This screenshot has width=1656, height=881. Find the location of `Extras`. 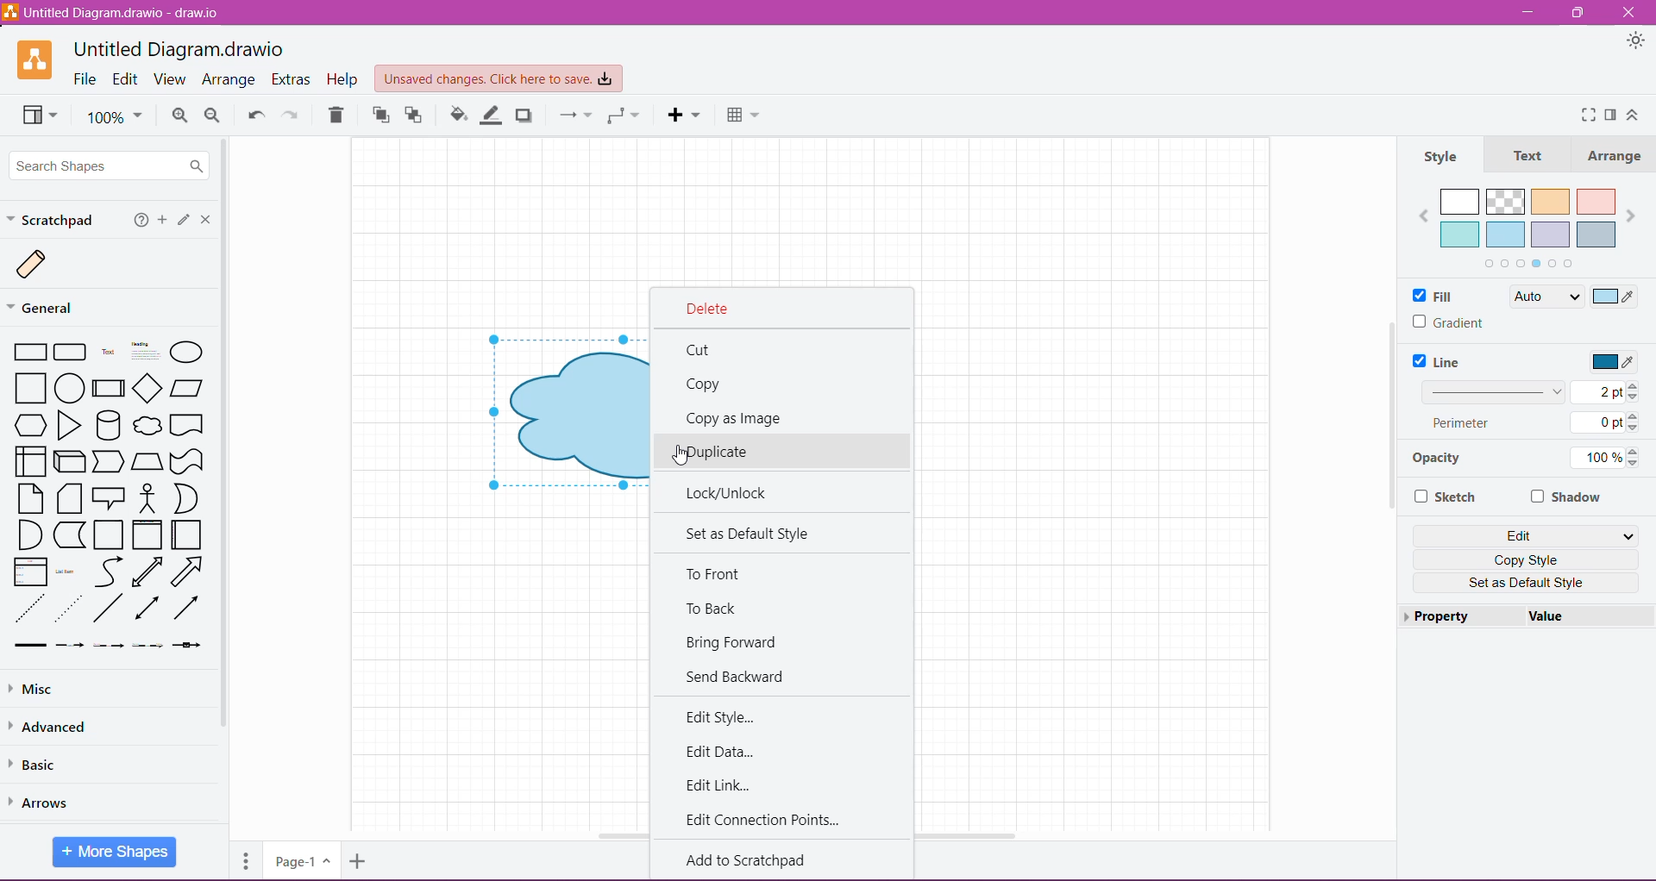

Extras is located at coordinates (292, 79).